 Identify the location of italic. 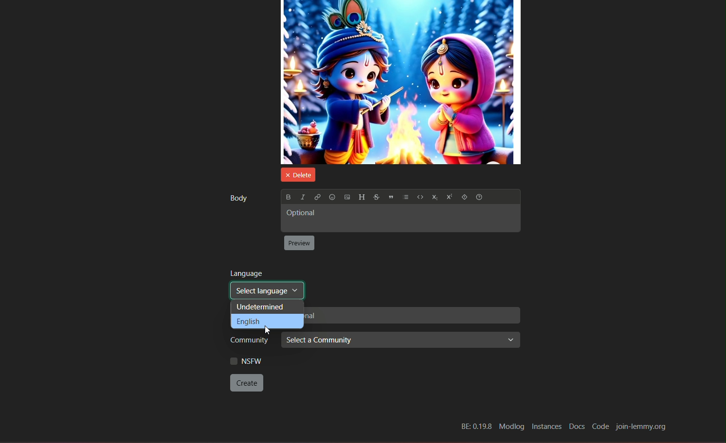
(302, 196).